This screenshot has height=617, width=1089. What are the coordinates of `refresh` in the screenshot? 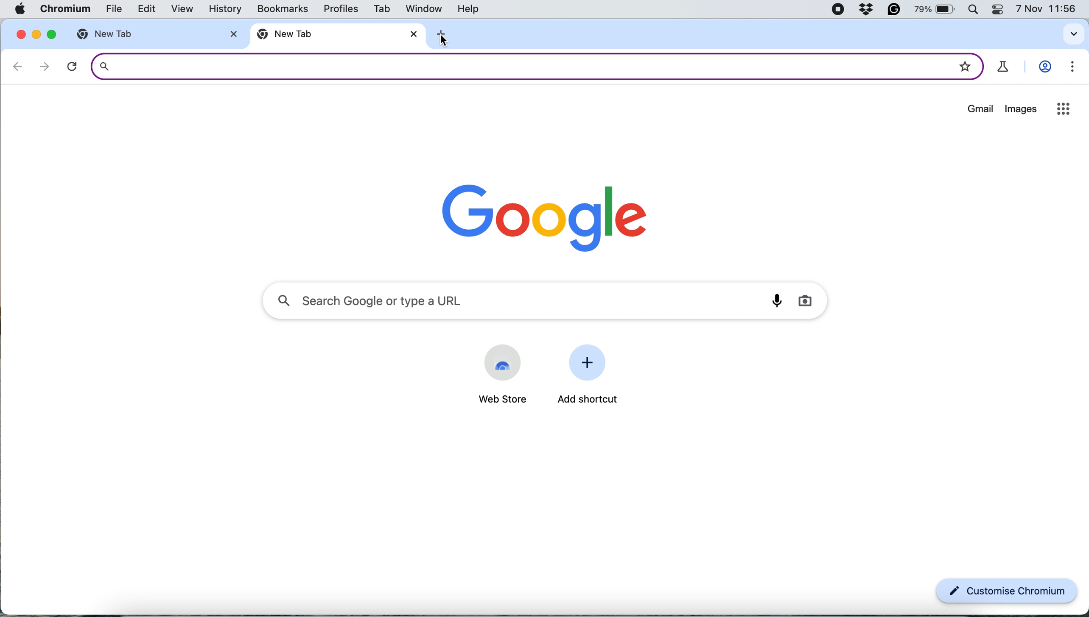 It's located at (72, 67).